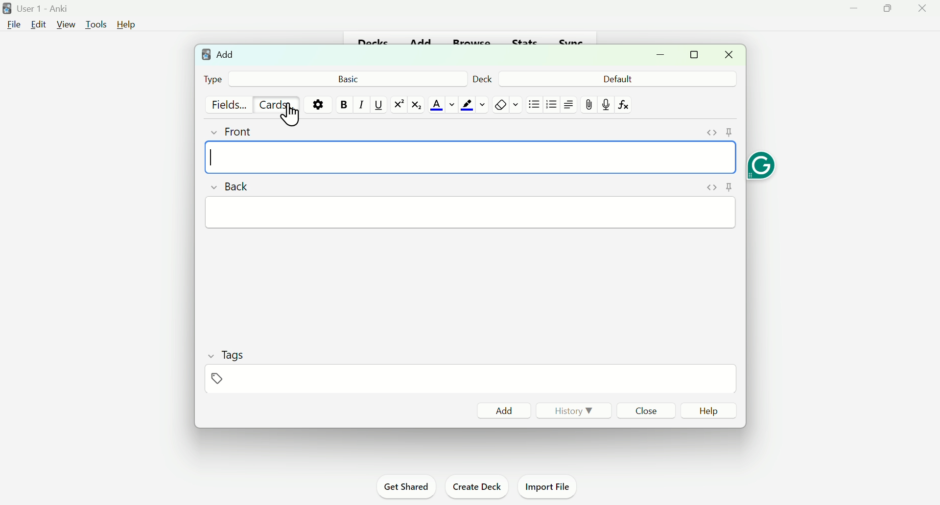  What do you see at coordinates (660, 55) in the screenshot?
I see `minimize` at bounding box center [660, 55].